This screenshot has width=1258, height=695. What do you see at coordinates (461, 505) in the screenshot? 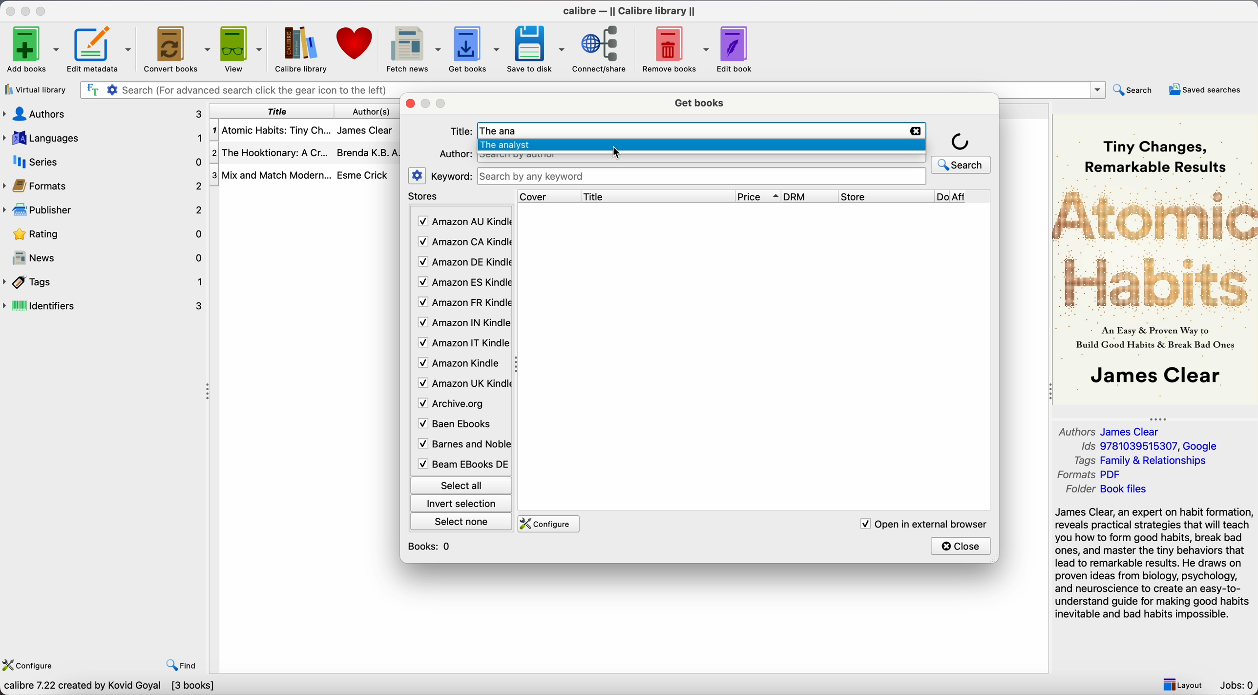
I see `invert selection` at bounding box center [461, 505].